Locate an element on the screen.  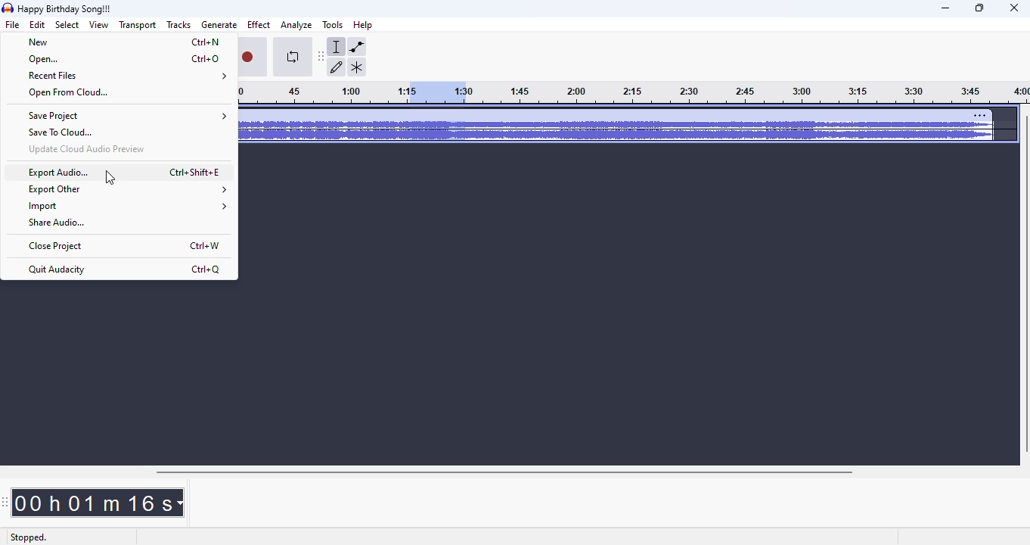
export other is located at coordinates (128, 189).